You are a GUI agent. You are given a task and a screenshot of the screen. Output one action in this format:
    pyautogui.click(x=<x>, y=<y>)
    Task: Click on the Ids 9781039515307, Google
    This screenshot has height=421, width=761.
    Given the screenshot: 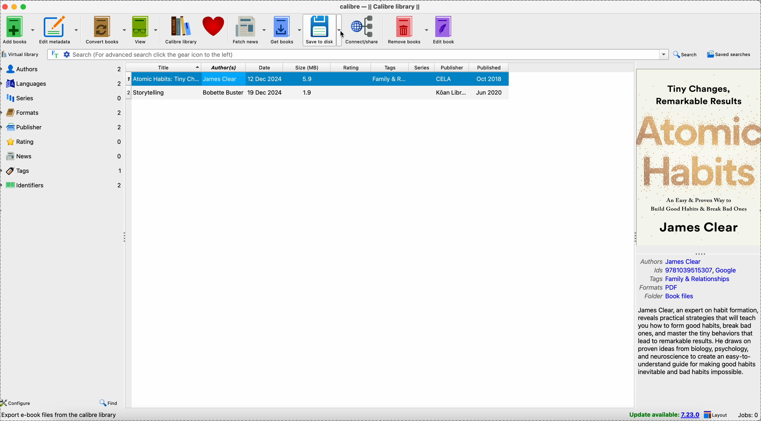 What is the action you would take?
    pyautogui.click(x=695, y=270)
    